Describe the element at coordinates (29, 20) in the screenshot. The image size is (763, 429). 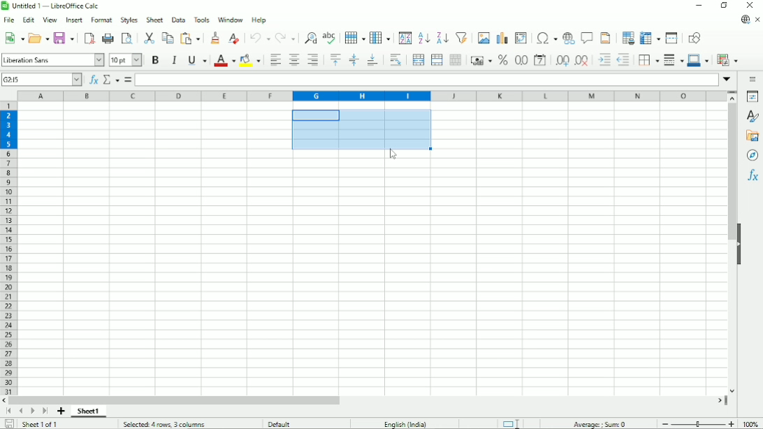
I see `Edit` at that location.